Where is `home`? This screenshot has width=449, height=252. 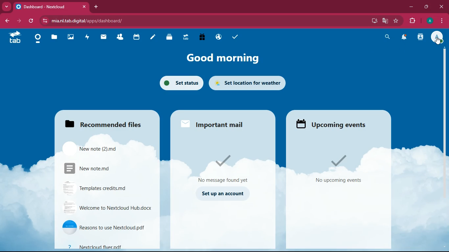
home is located at coordinates (37, 38).